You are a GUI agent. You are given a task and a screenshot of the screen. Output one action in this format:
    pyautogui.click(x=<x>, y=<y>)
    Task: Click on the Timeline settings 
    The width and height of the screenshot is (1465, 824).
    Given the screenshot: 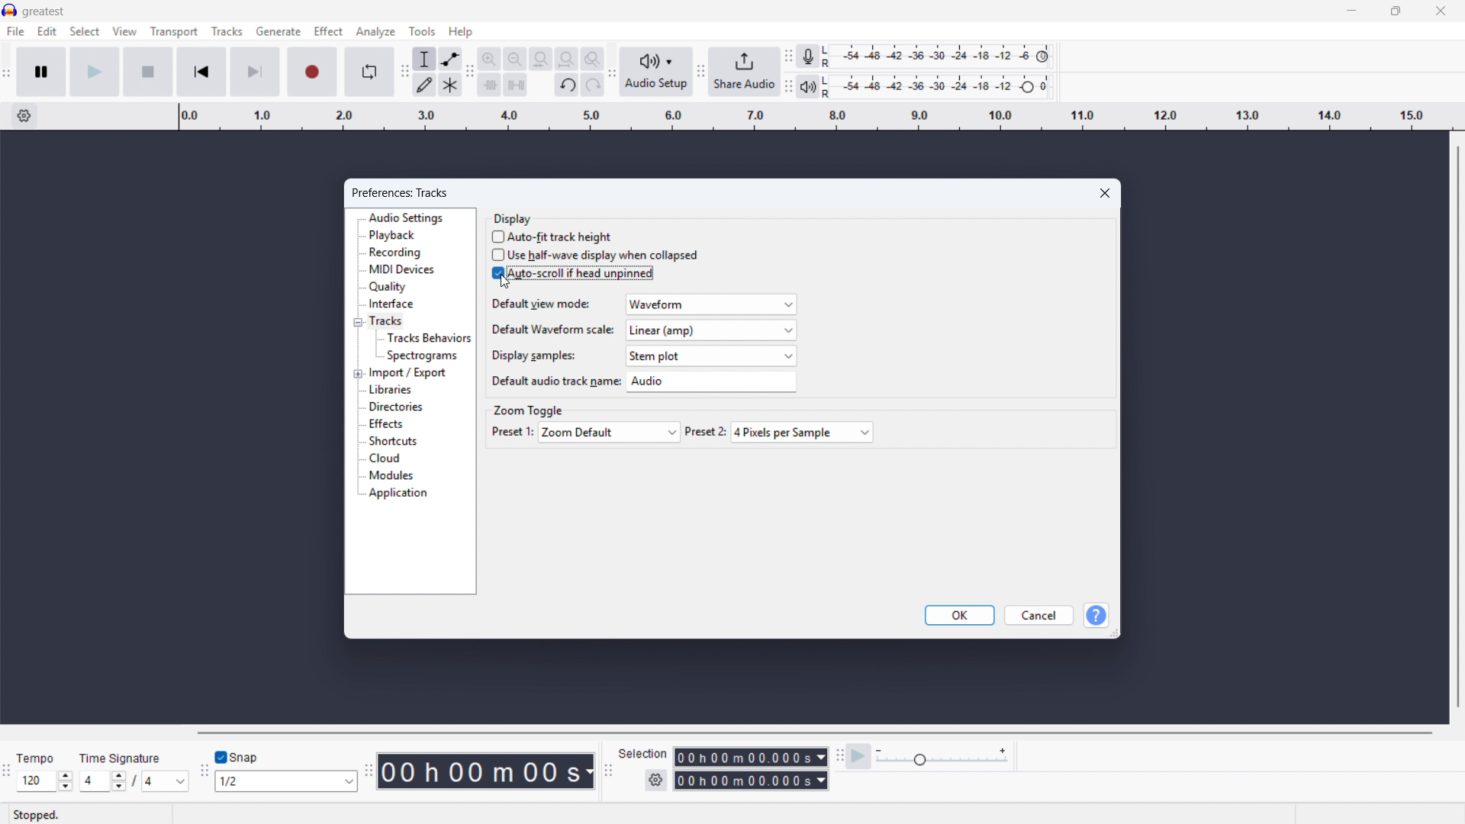 What is the action you would take?
    pyautogui.click(x=24, y=116)
    